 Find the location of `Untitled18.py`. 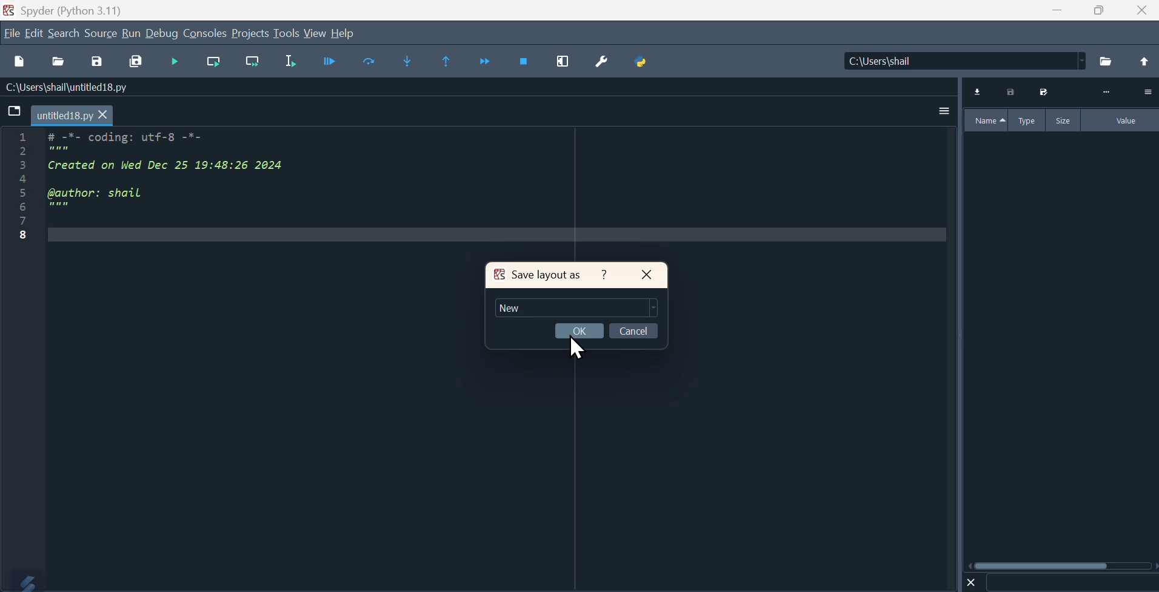

Untitled18.py is located at coordinates (73, 116).